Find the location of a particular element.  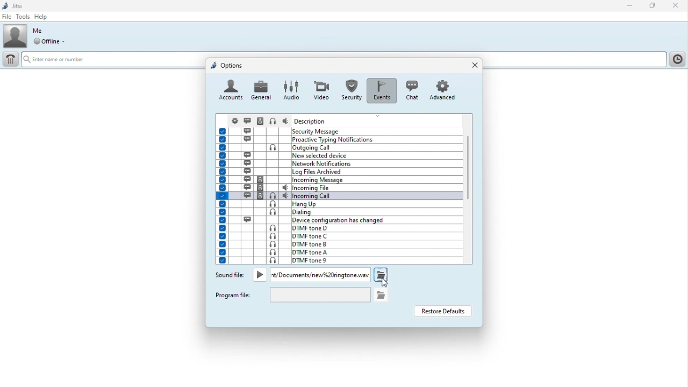

DTMF tone 9 is located at coordinates (336, 260).